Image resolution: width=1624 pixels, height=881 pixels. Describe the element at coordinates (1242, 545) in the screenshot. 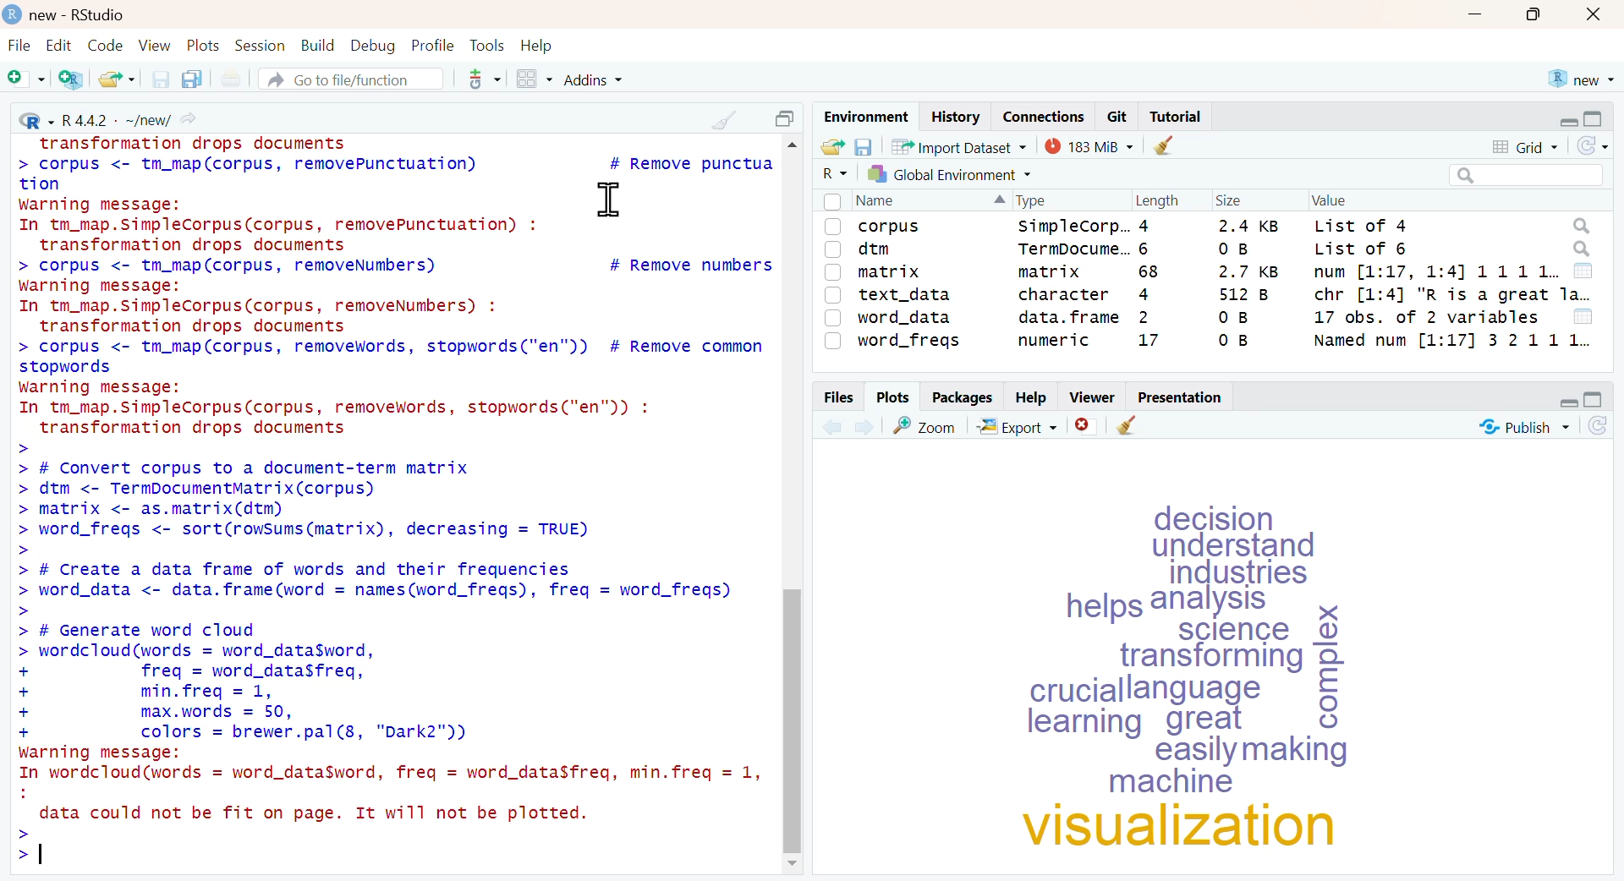

I see `understand` at that location.